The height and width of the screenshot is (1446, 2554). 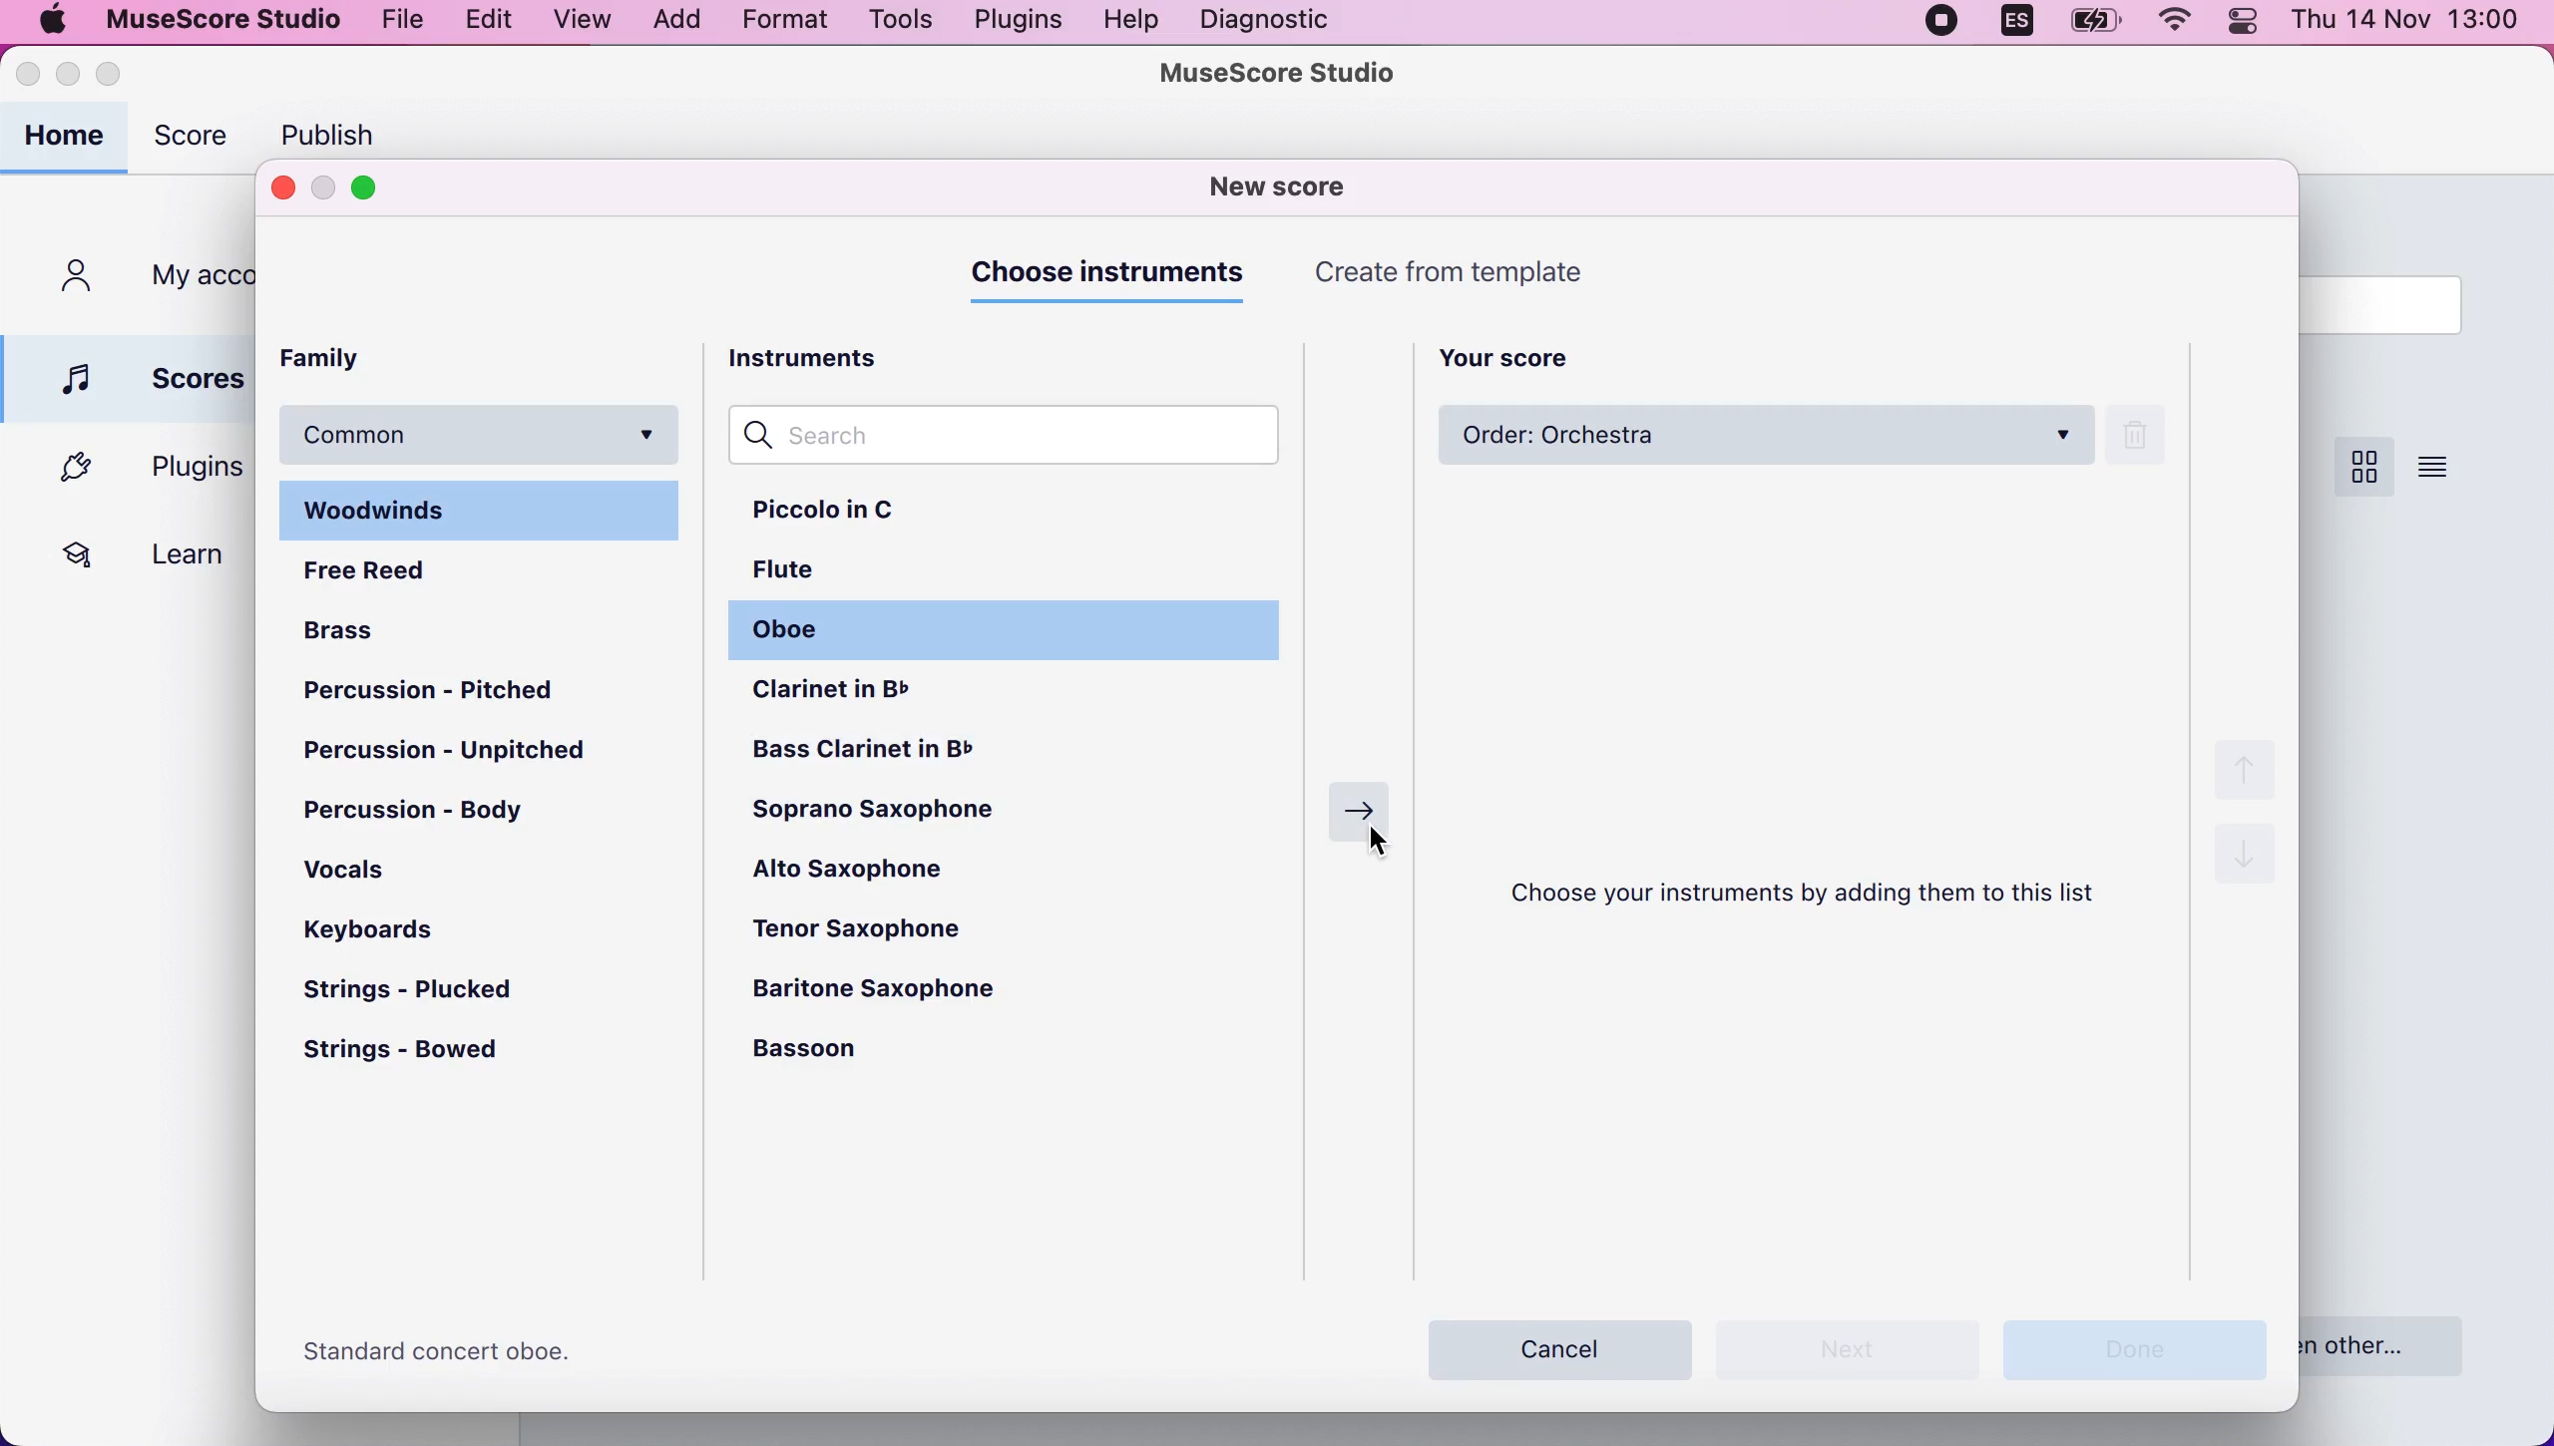 I want to click on oboe, so click(x=801, y=636).